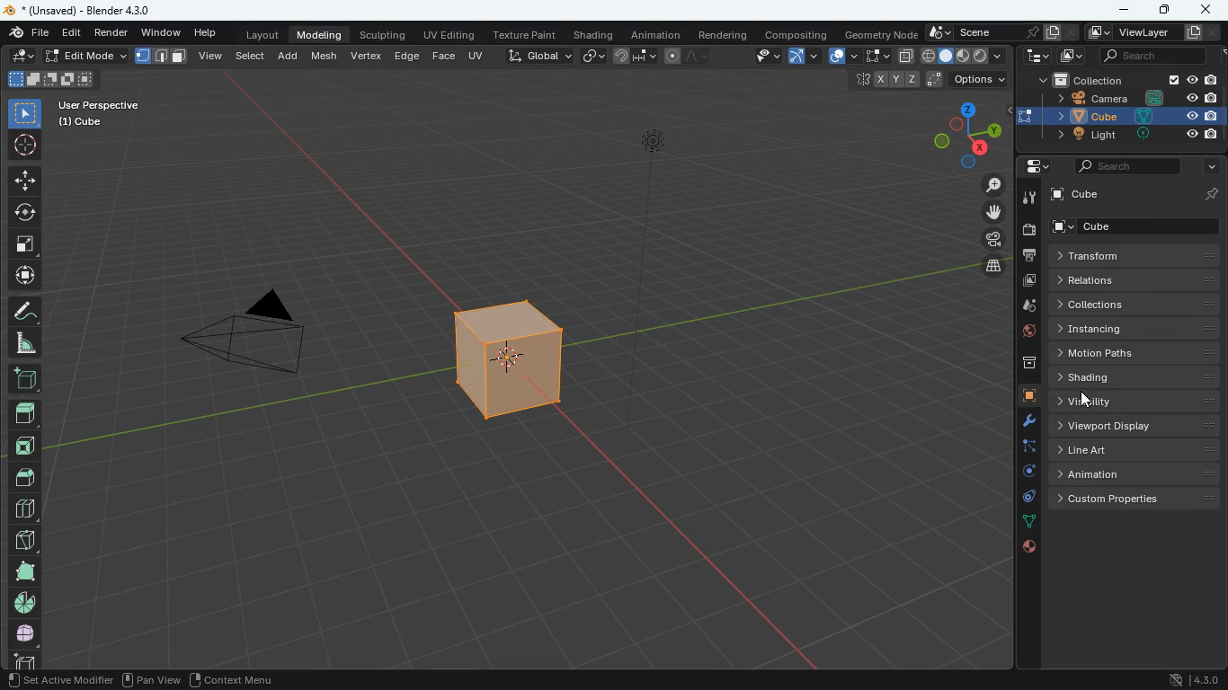 The image size is (1228, 690). Describe the element at coordinates (593, 35) in the screenshot. I see `shading` at that location.